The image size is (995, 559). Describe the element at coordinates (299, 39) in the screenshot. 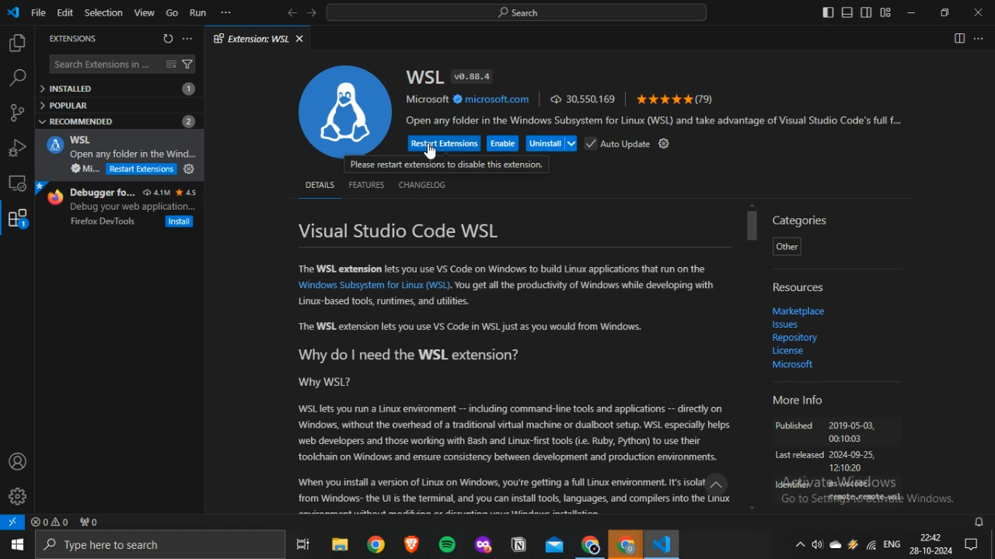

I see `close` at that location.